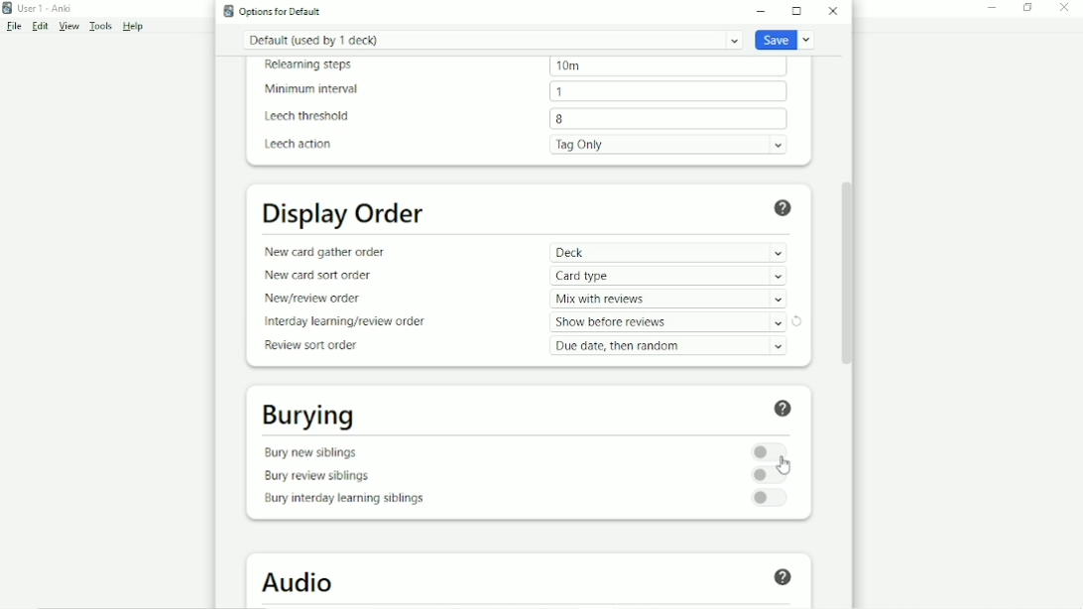 This screenshot has height=609, width=1083. Describe the element at coordinates (1028, 8) in the screenshot. I see `Restore down` at that location.